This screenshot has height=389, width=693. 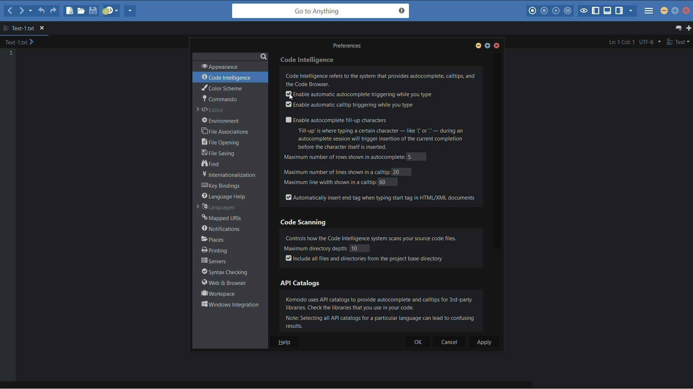 I want to click on UTF-8, so click(x=649, y=42).